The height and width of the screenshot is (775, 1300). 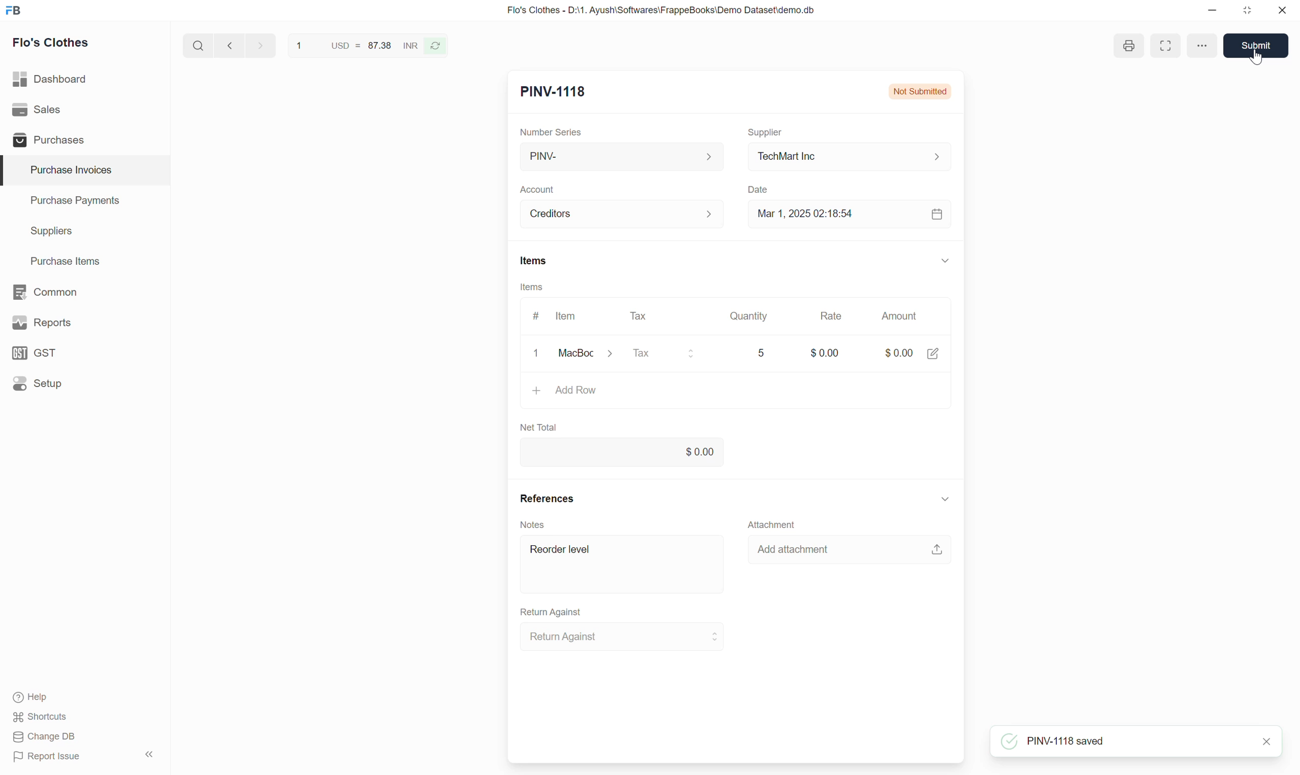 I want to click on Amount, so click(x=903, y=316).